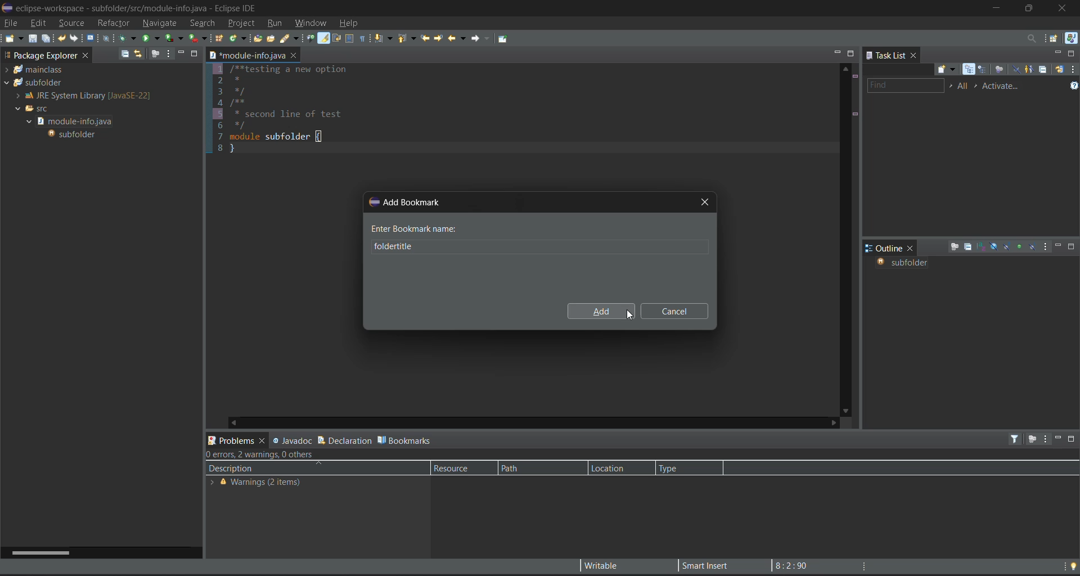 Image resolution: width=1080 pixels, height=576 pixels. I want to click on activate, so click(1005, 85).